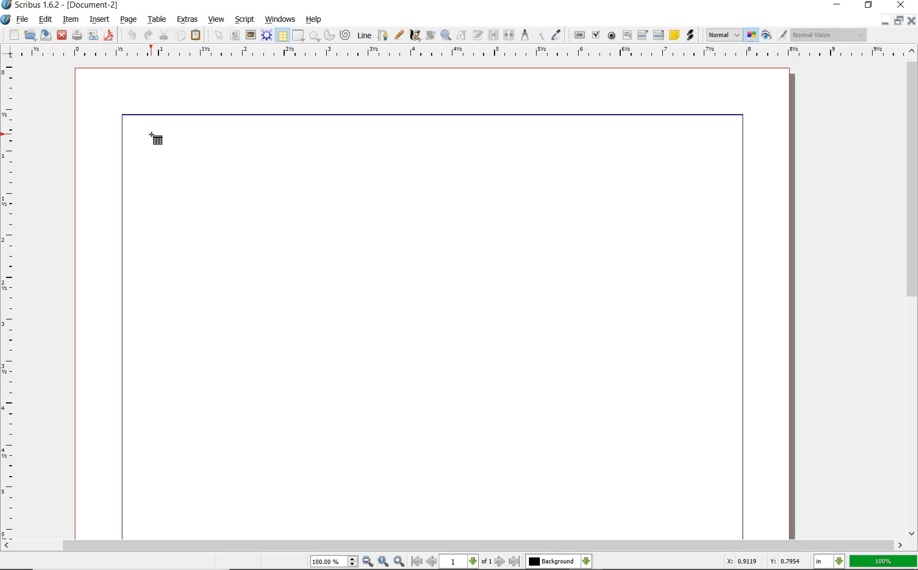 Image resolution: width=918 pixels, height=570 pixels. Describe the element at coordinates (459, 547) in the screenshot. I see `scrollbar` at that location.